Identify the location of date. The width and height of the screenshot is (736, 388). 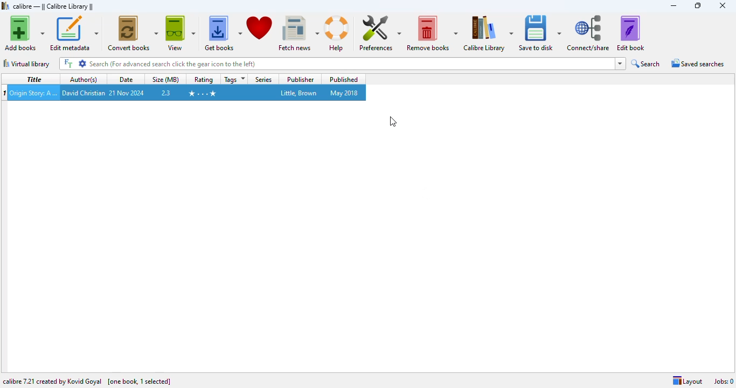
(126, 79).